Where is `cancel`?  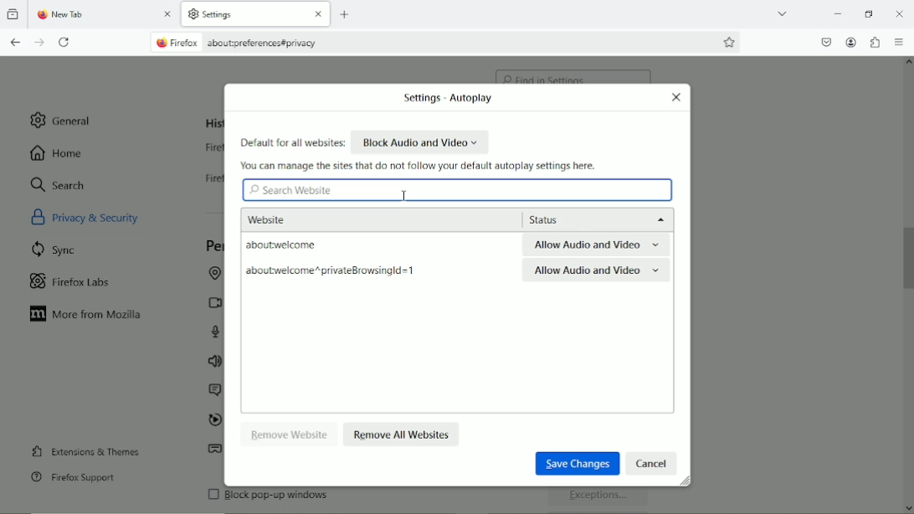 cancel is located at coordinates (652, 463).